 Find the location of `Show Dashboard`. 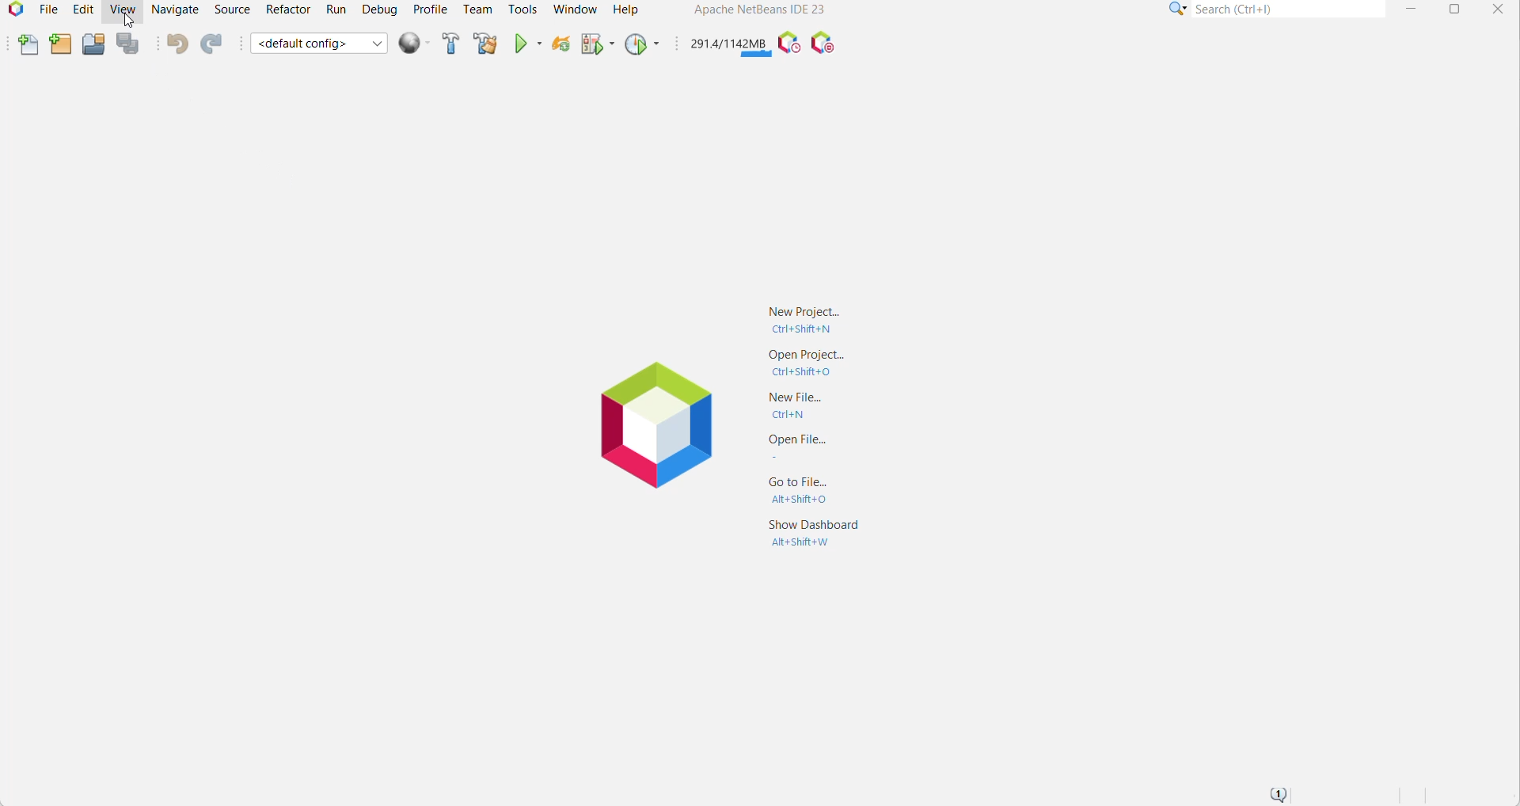

Show Dashboard is located at coordinates (814, 539).